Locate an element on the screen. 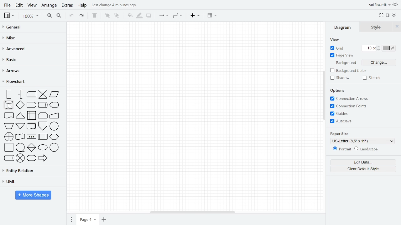  collate is located at coordinates (43, 95).